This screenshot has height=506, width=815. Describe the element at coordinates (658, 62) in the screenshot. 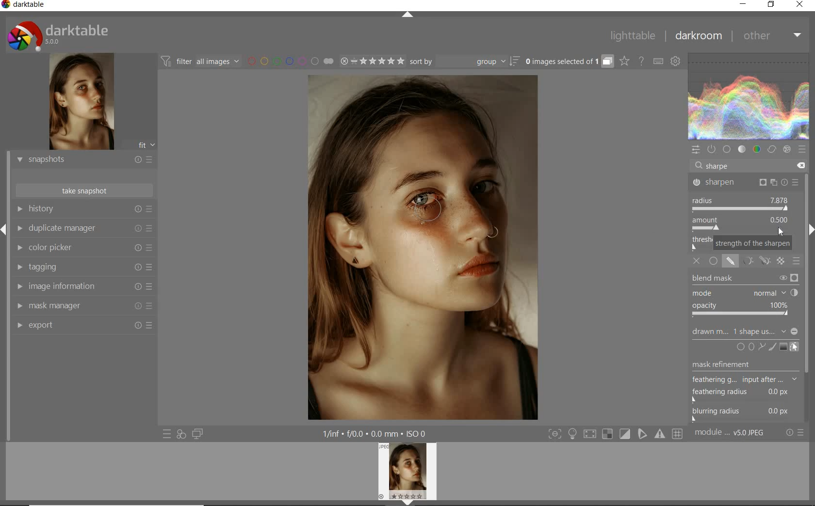

I see `set keyboard shortcuts` at that location.